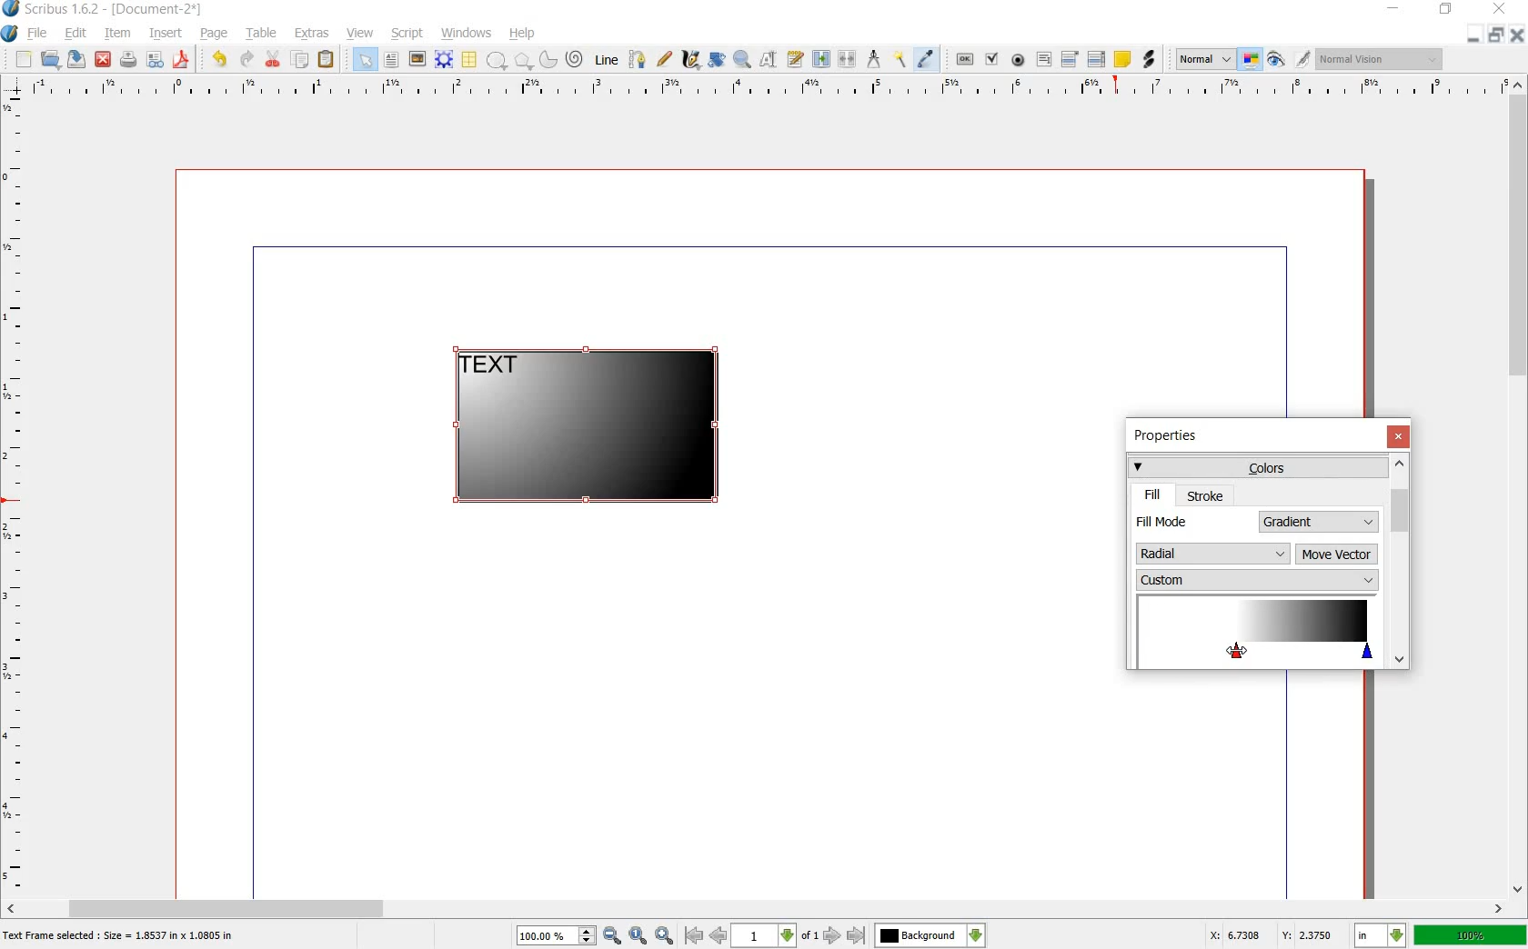 Image resolution: width=1528 pixels, height=949 pixels. What do you see at coordinates (1256, 466) in the screenshot?
I see `colors` at bounding box center [1256, 466].